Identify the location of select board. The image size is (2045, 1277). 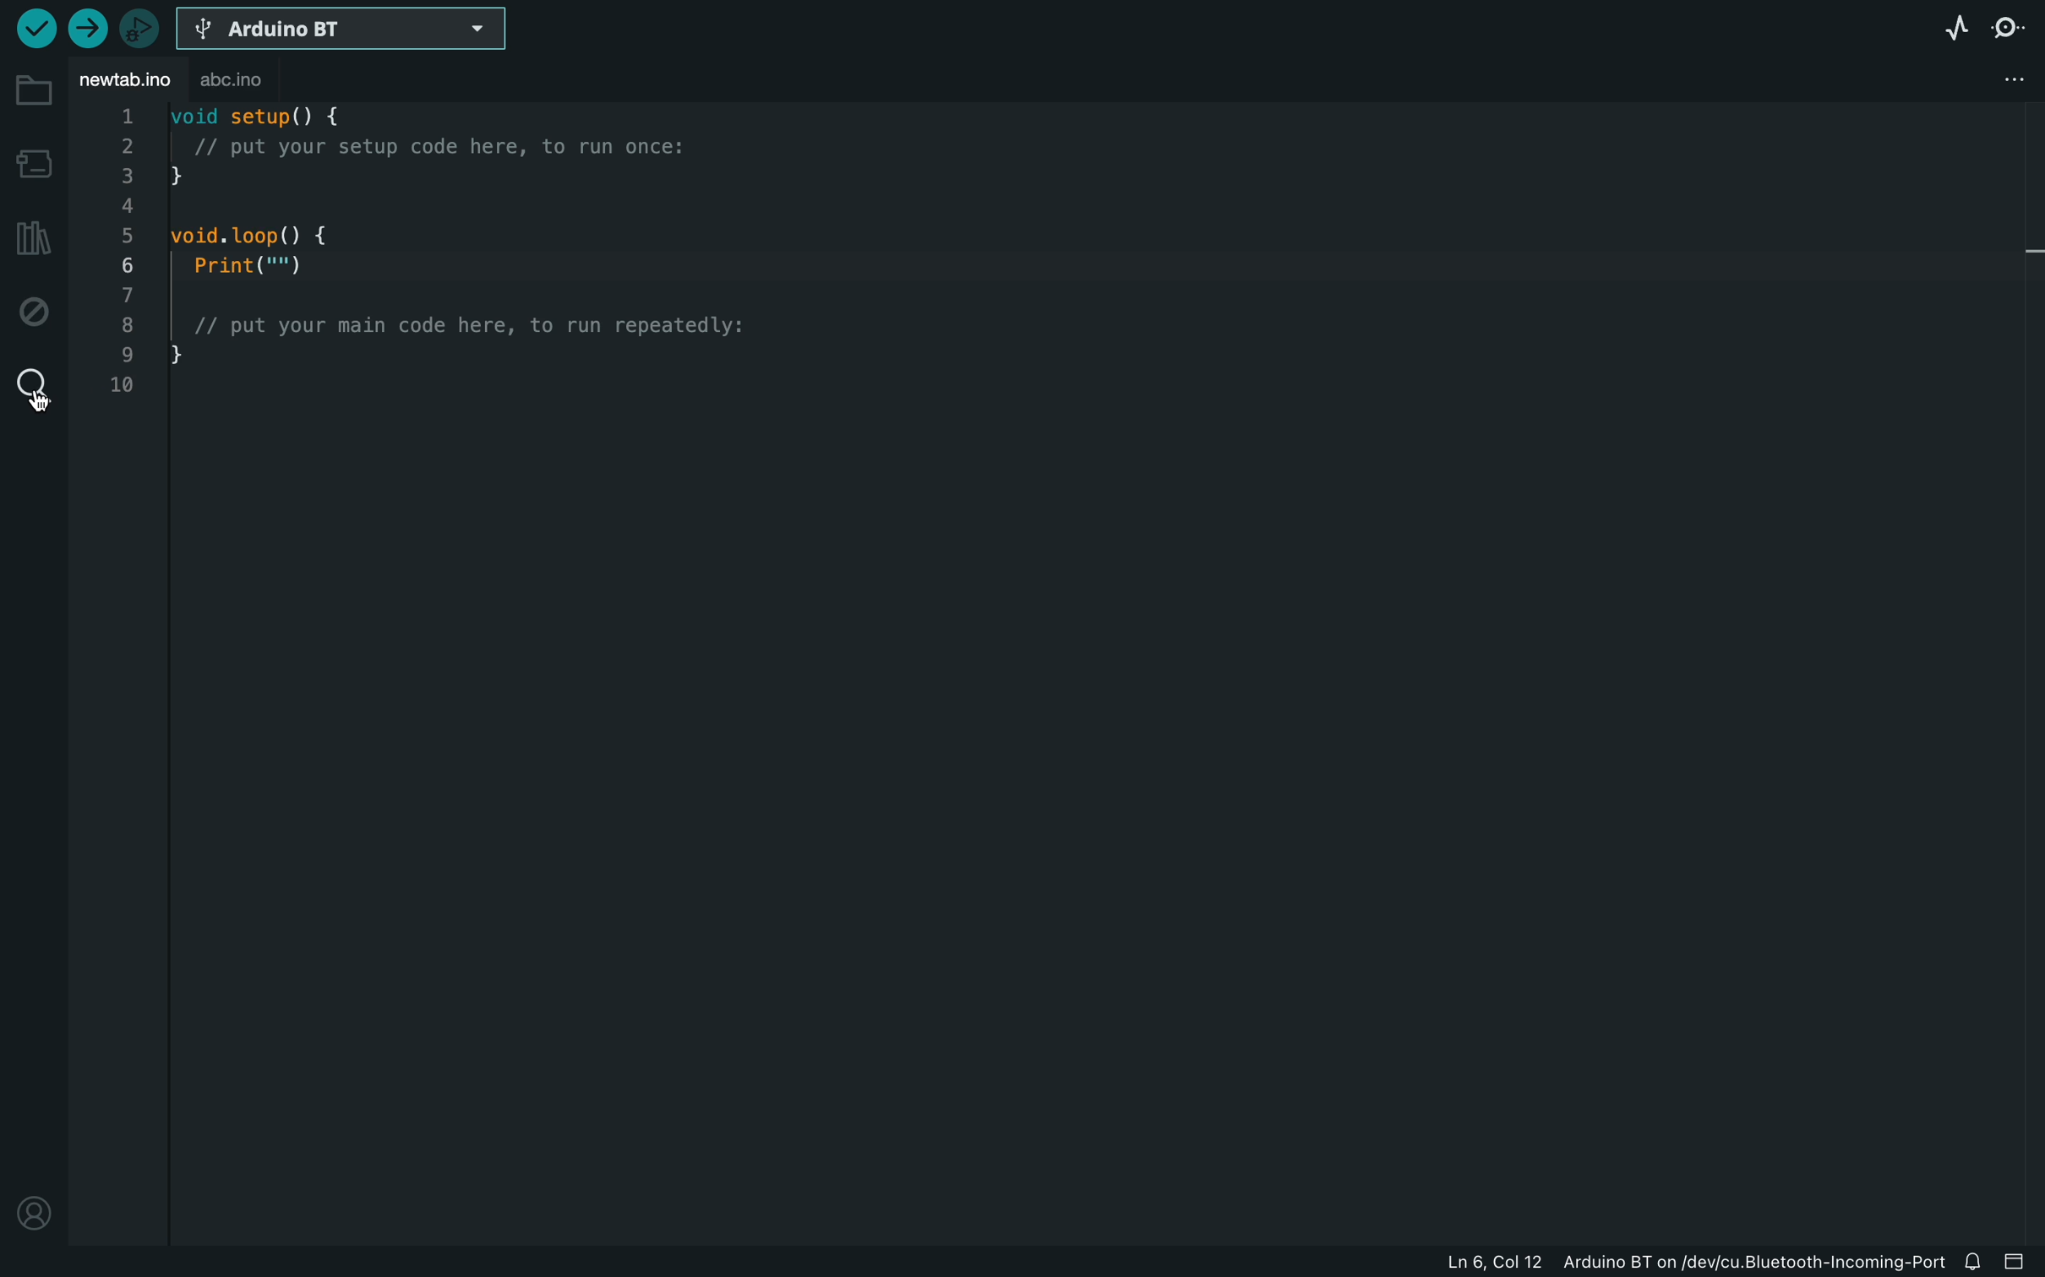
(341, 31).